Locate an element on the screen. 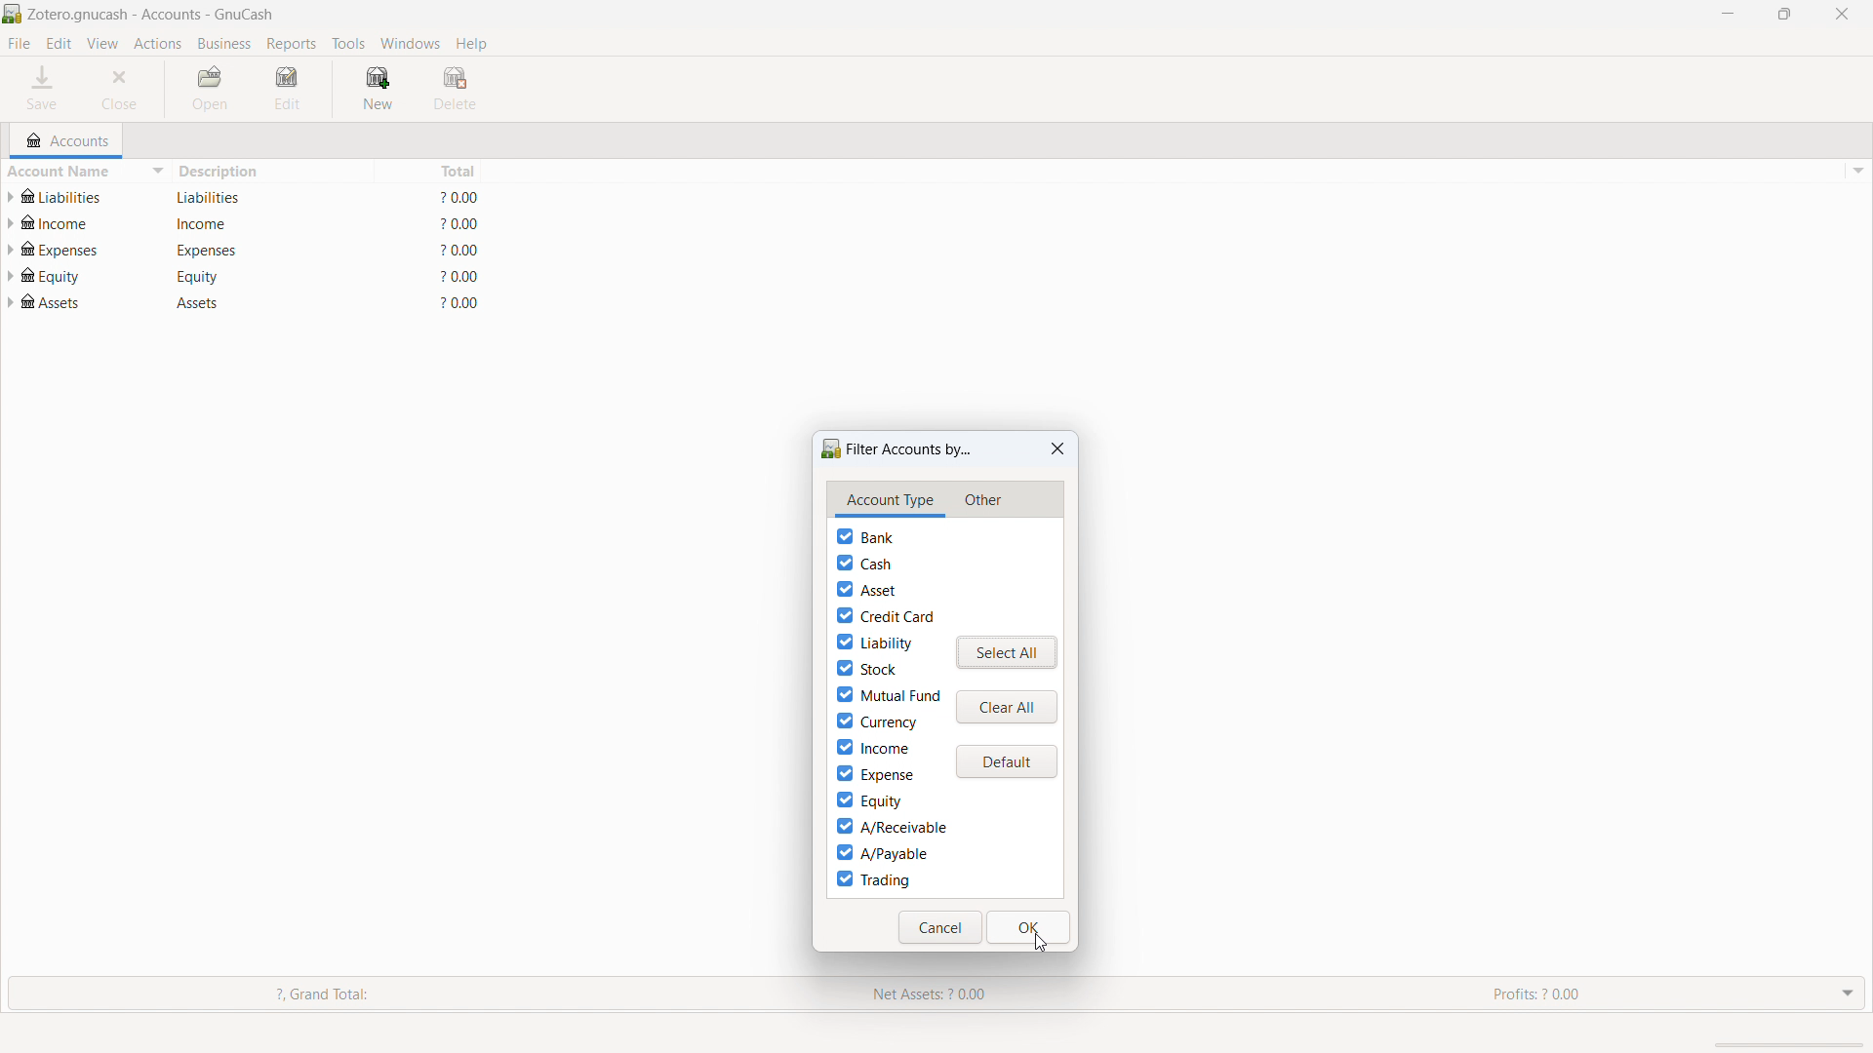 The height and width of the screenshot is (1053, 1873). cursor is located at coordinates (1039, 947).